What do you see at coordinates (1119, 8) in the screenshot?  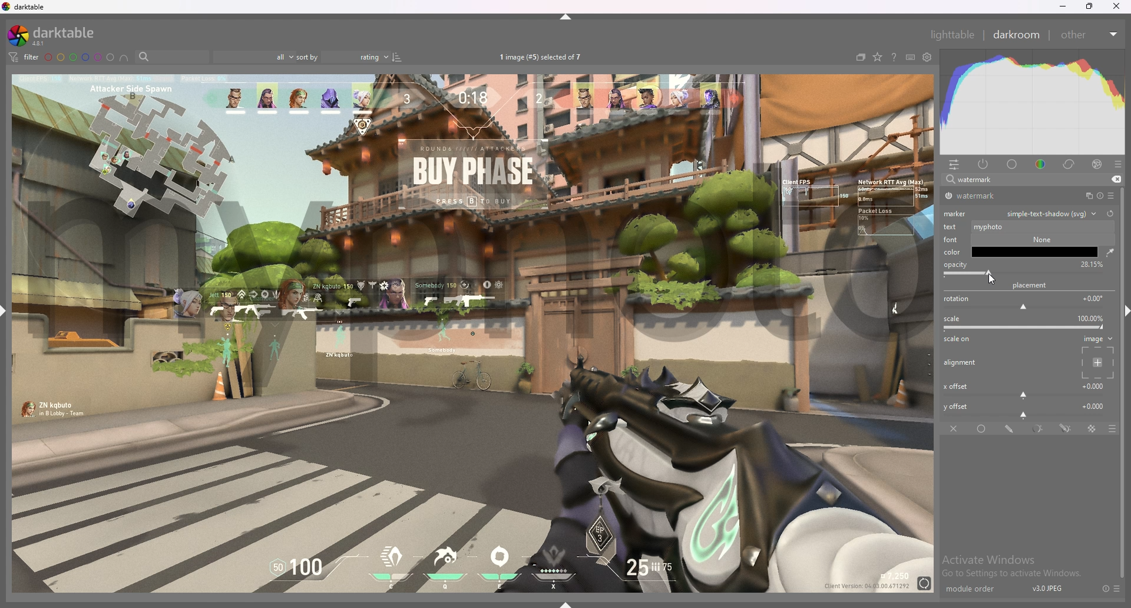 I see `Close` at bounding box center [1119, 8].